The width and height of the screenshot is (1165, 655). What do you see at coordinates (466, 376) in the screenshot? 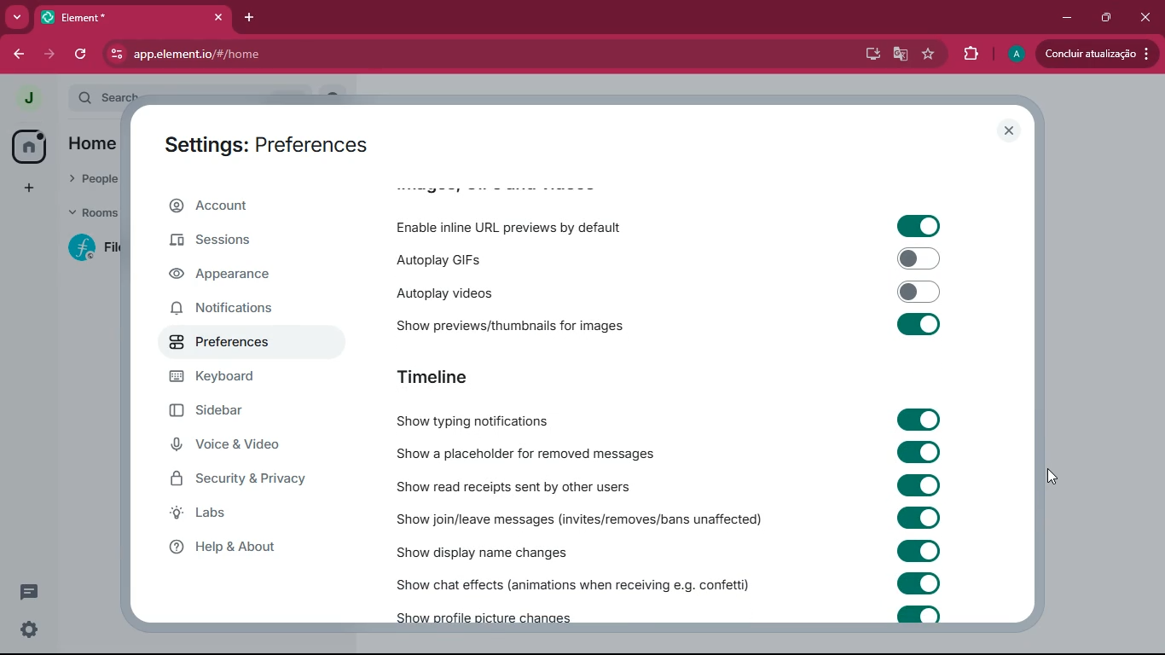
I see `timeline` at bounding box center [466, 376].